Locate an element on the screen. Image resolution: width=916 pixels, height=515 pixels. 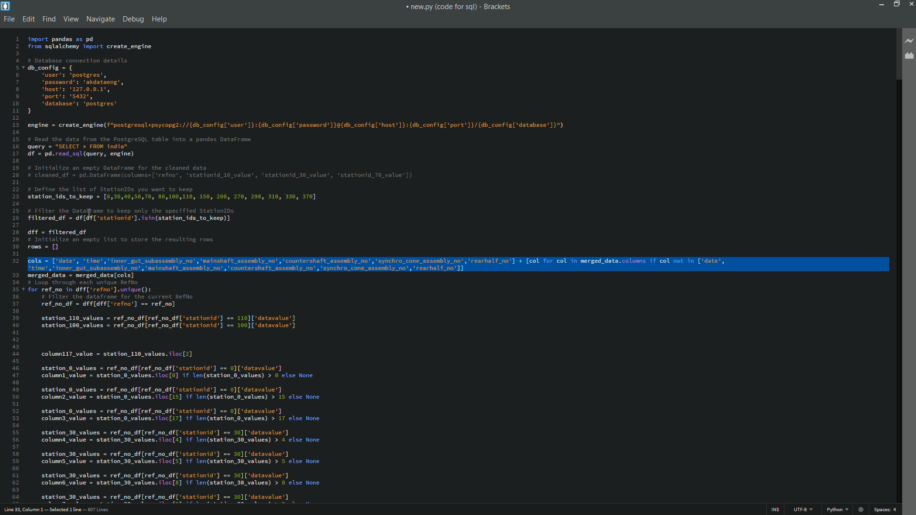
navigate menu is located at coordinates (101, 19).